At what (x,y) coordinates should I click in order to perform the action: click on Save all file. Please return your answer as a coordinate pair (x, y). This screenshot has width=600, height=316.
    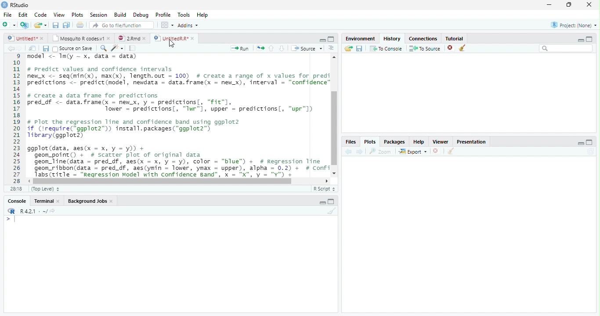
    Looking at the image, I should click on (66, 25).